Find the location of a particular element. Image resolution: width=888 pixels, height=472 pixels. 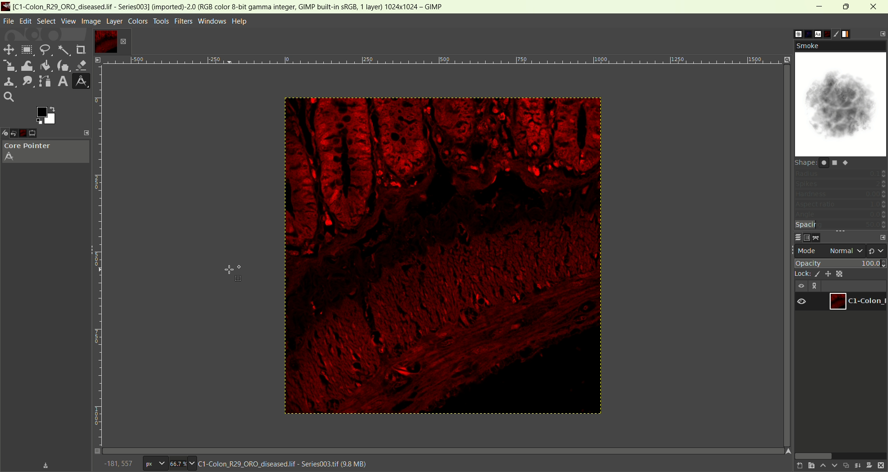

minimum is located at coordinates (820, 7).